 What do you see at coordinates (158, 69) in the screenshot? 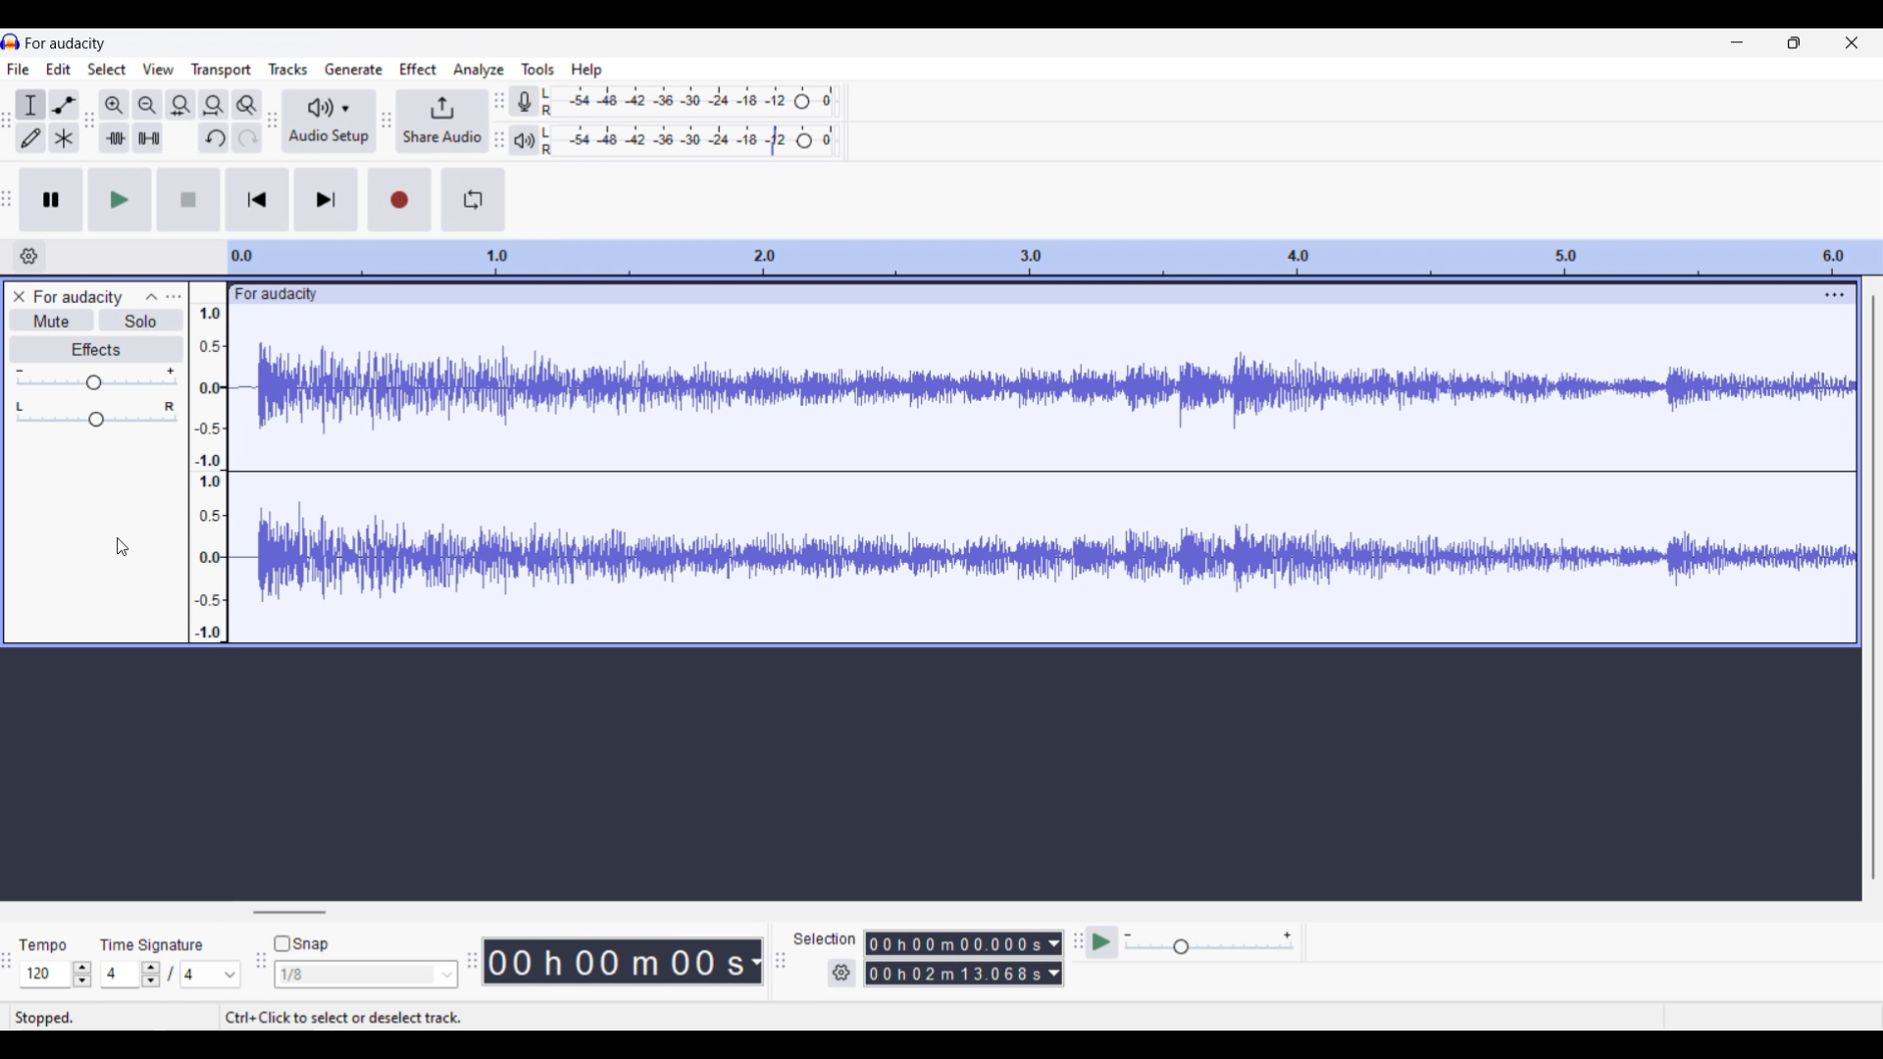
I see `View` at bounding box center [158, 69].